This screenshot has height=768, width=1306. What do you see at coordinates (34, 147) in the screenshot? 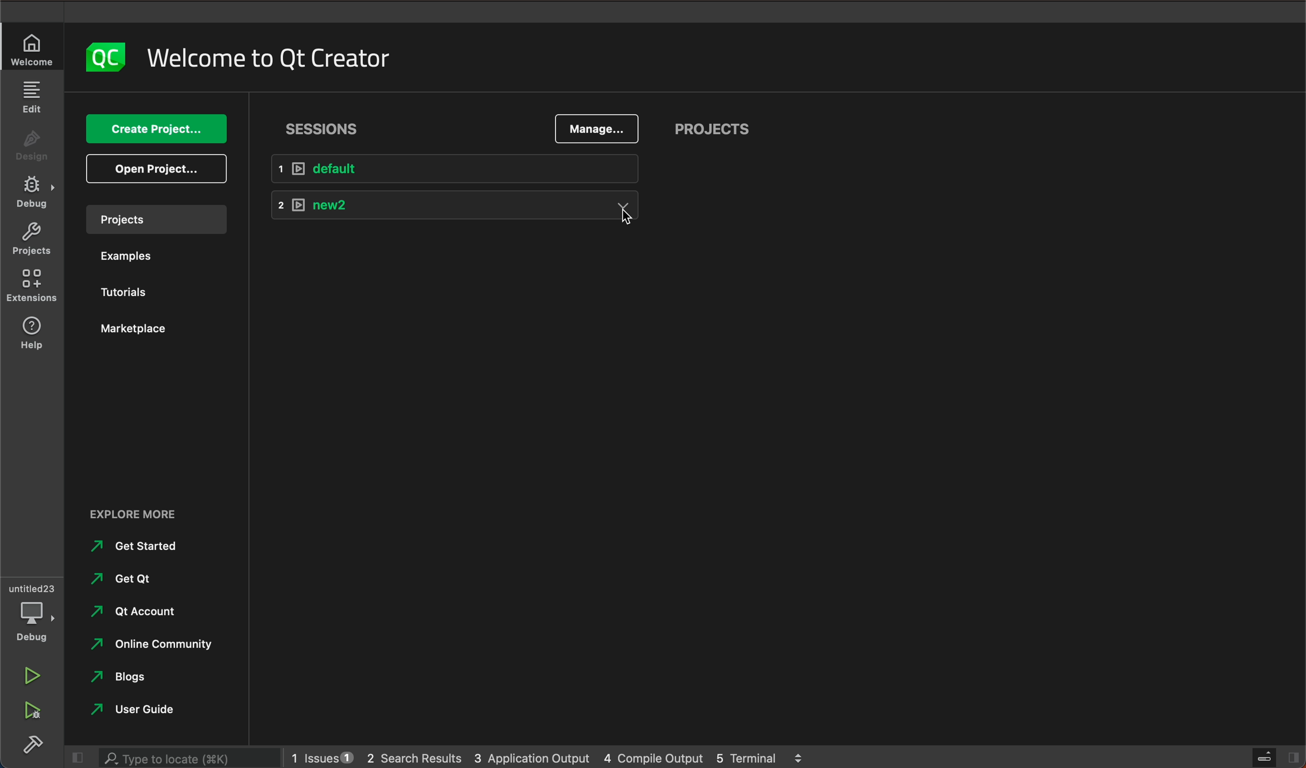
I see `design` at bounding box center [34, 147].